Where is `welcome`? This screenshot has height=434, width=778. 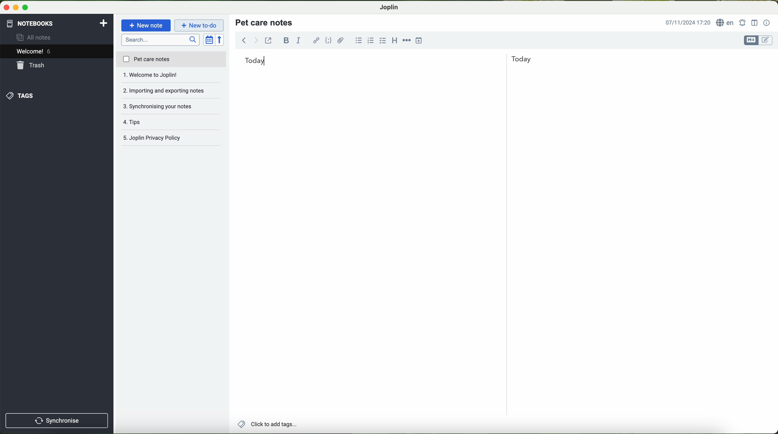
welcome is located at coordinates (56, 52).